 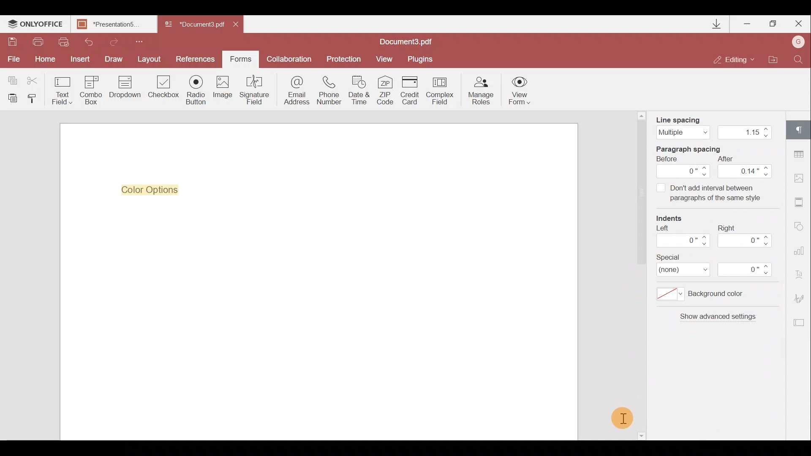 What do you see at coordinates (715, 264) in the screenshot?
I see `Special` at bounding box center [715, 264].